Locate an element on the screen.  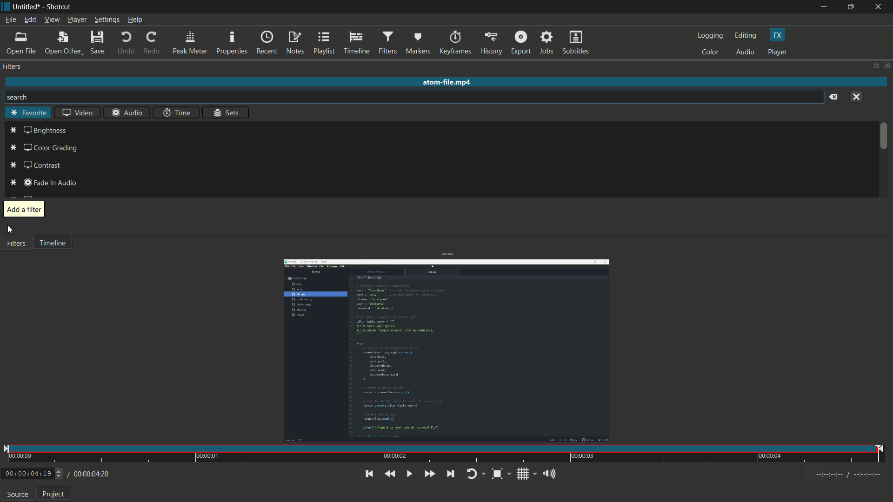
Timeline is located at coordinates (57, 244).